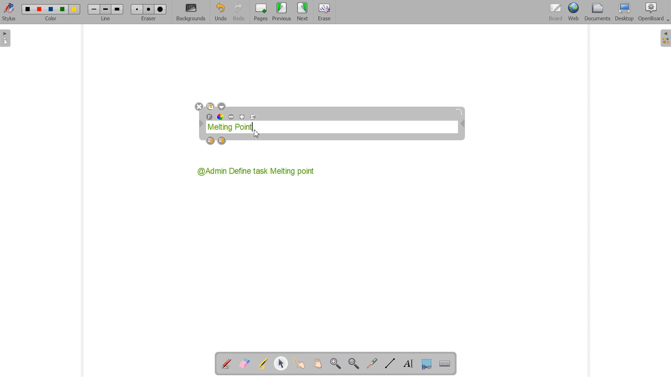 The width and height of the screenshot is (671, 377). I want to click on Sidebar, so click(6, 38).